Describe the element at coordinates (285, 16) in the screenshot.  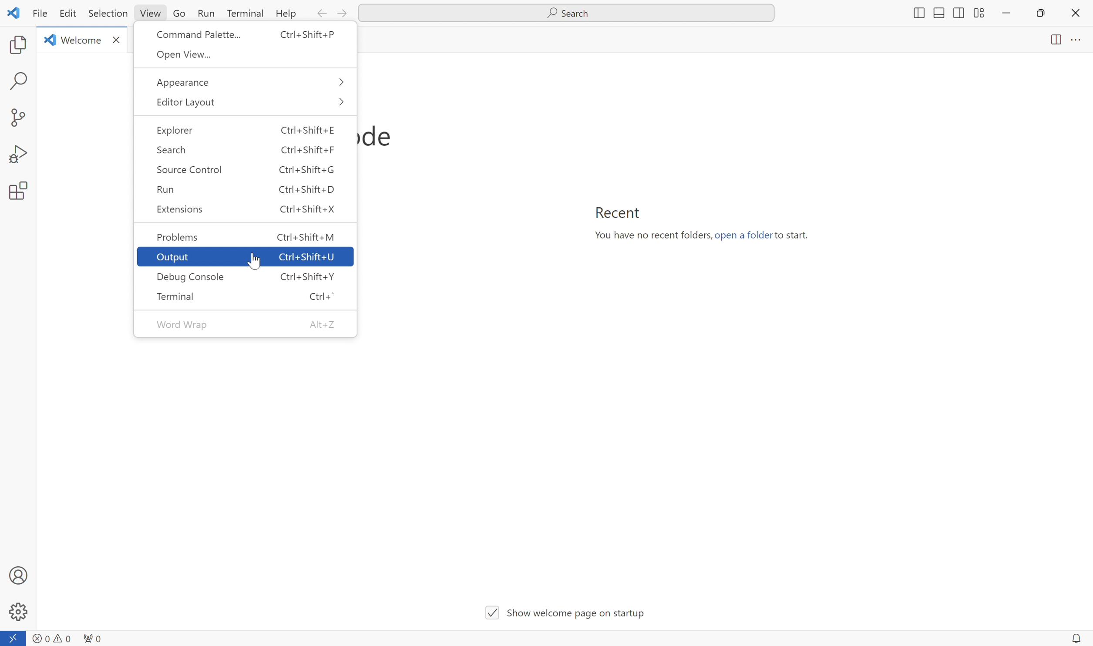
I see `Help` at that location.